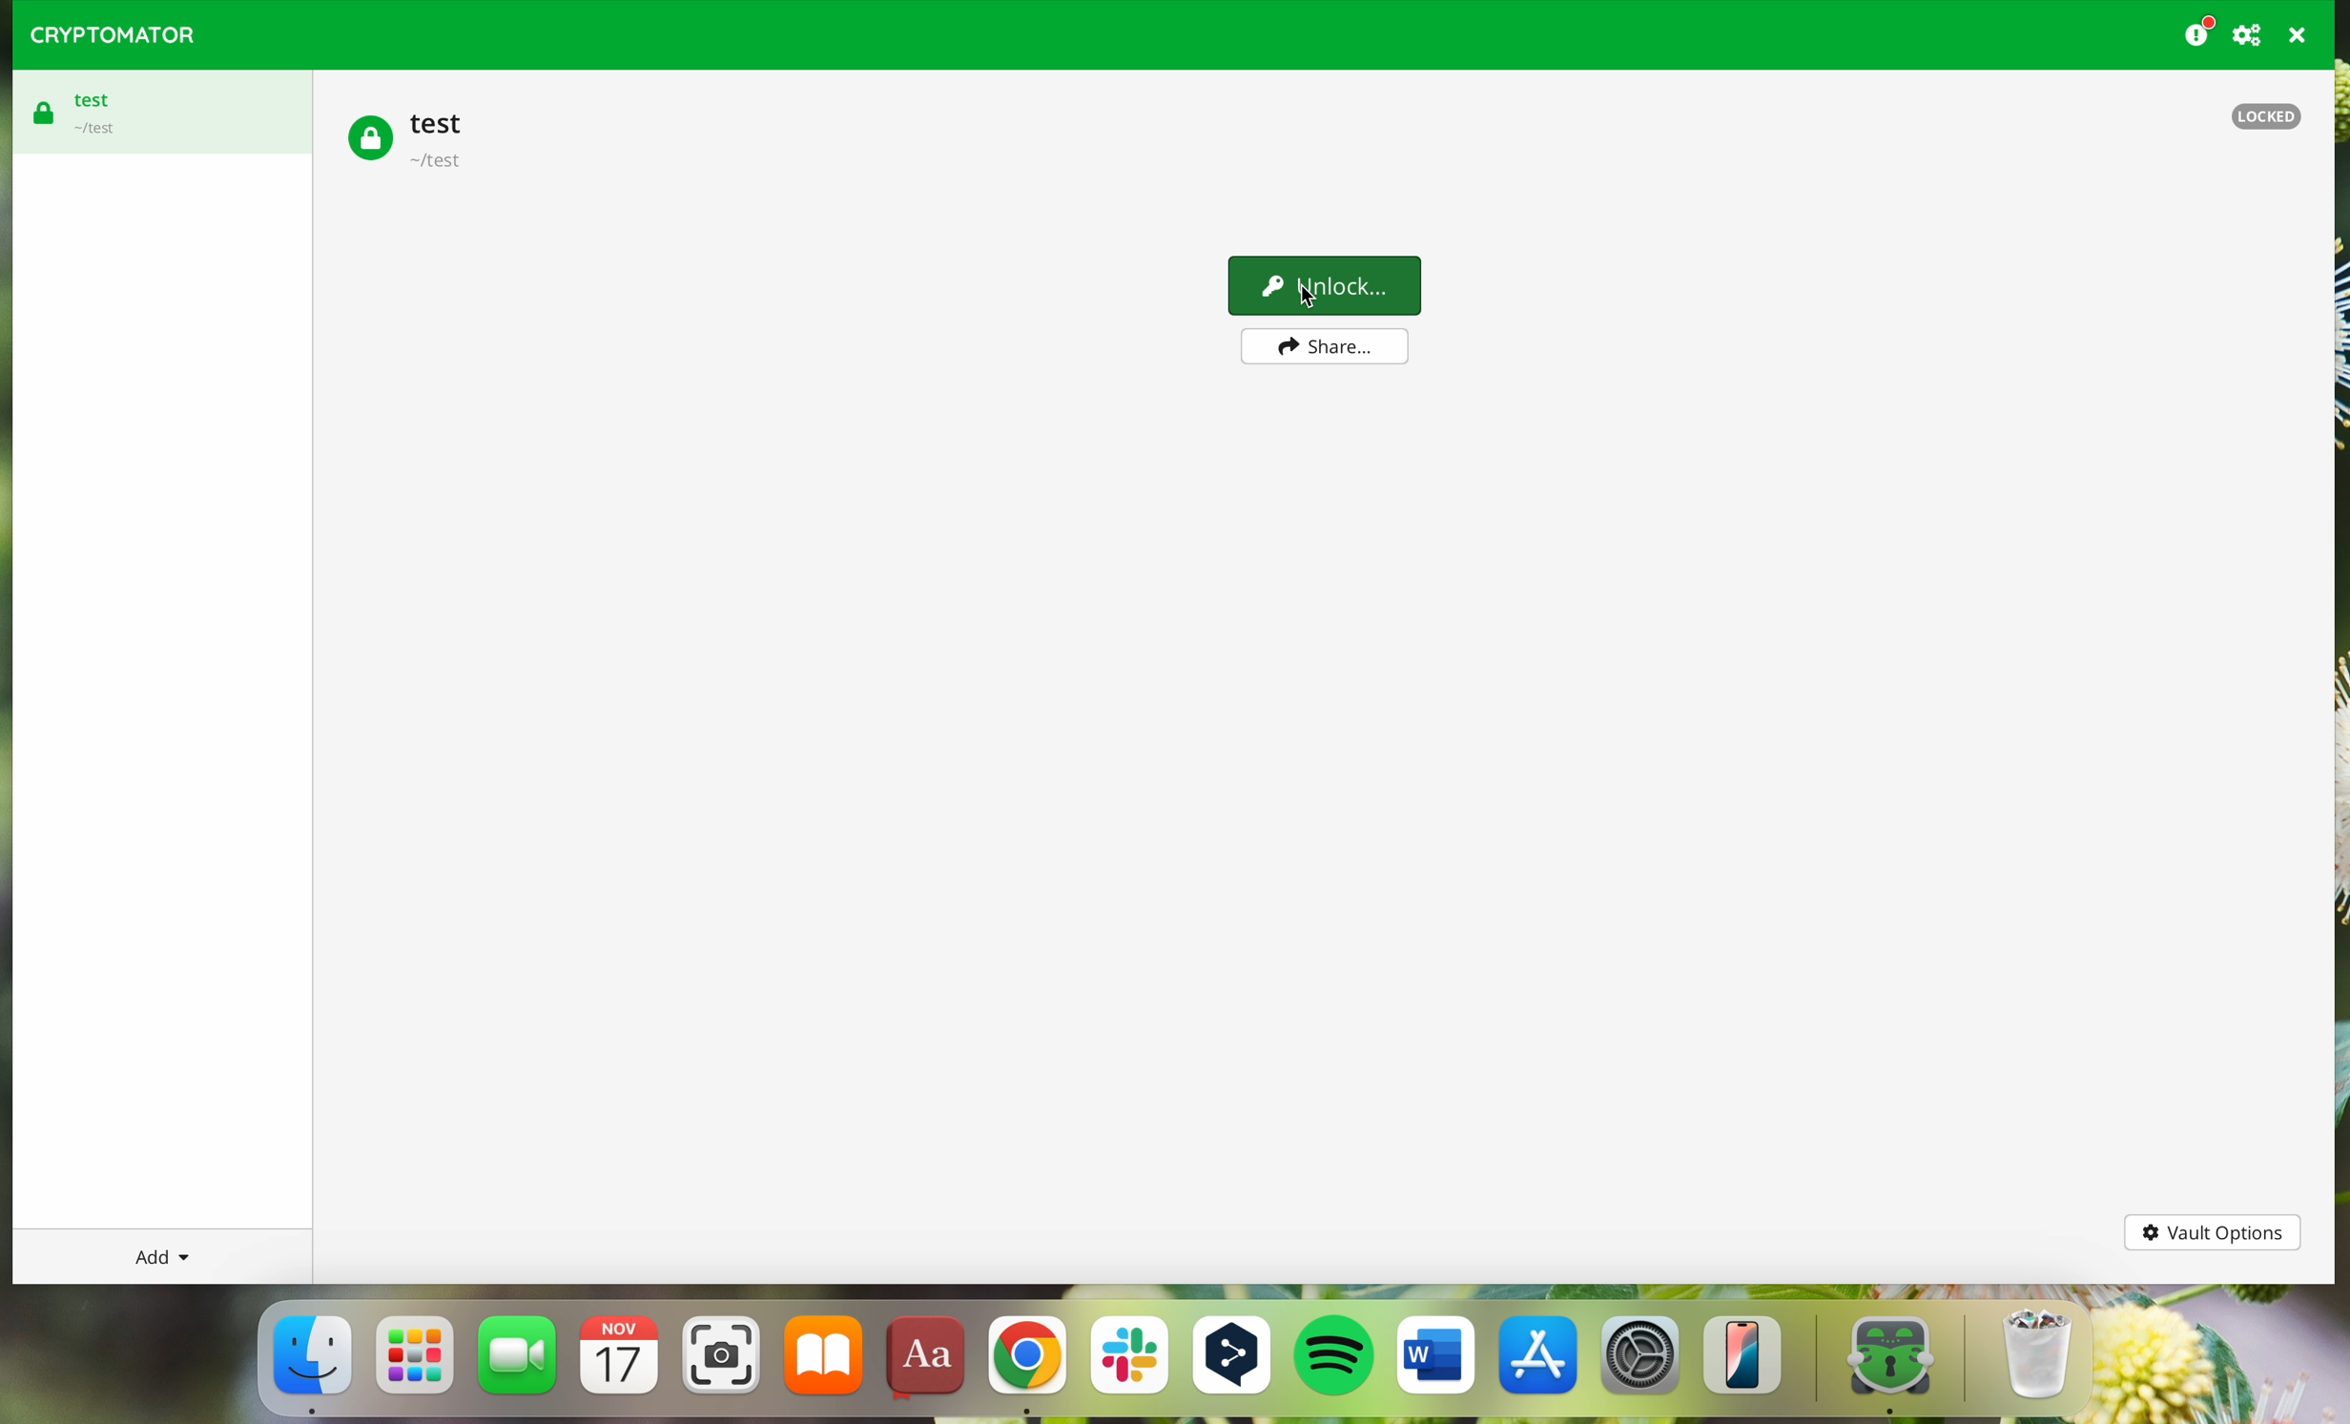 The height and width of the screenshot is (1424, 2350). I want to click on dictionary, so click(930, 1363).